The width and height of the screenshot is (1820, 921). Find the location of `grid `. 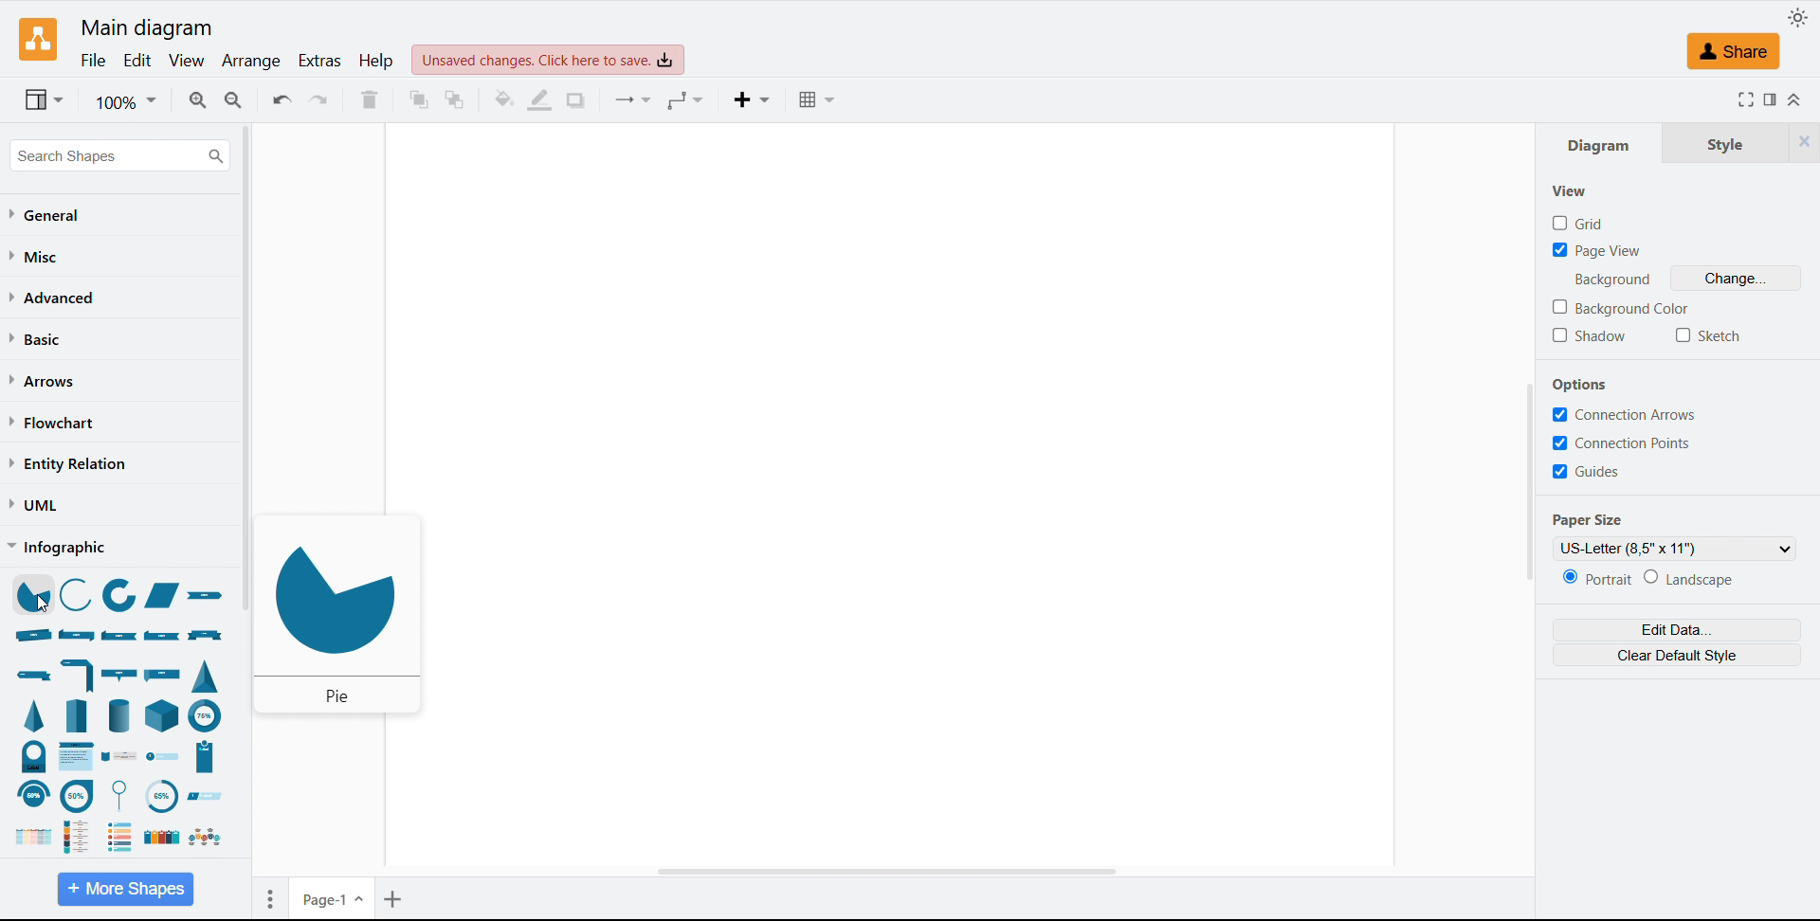

grid  is located at coordinates (1575, 223).